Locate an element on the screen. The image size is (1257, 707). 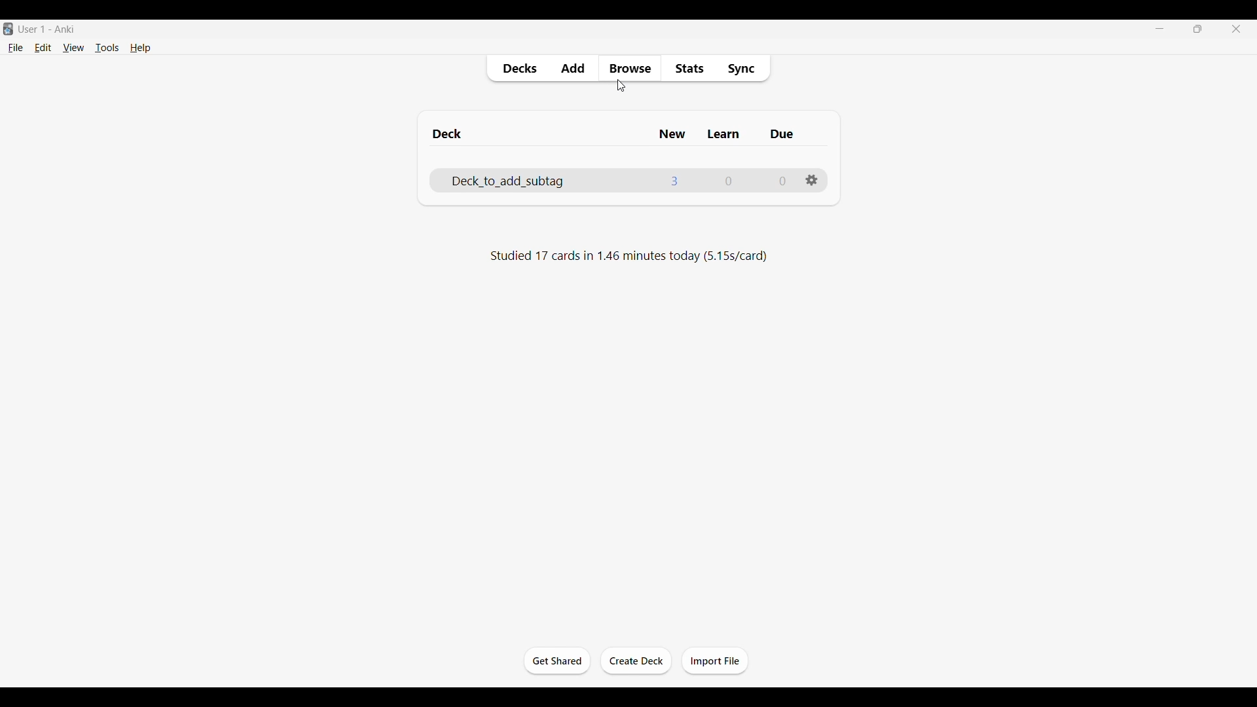
Settings is located at coordinates (812, 181).